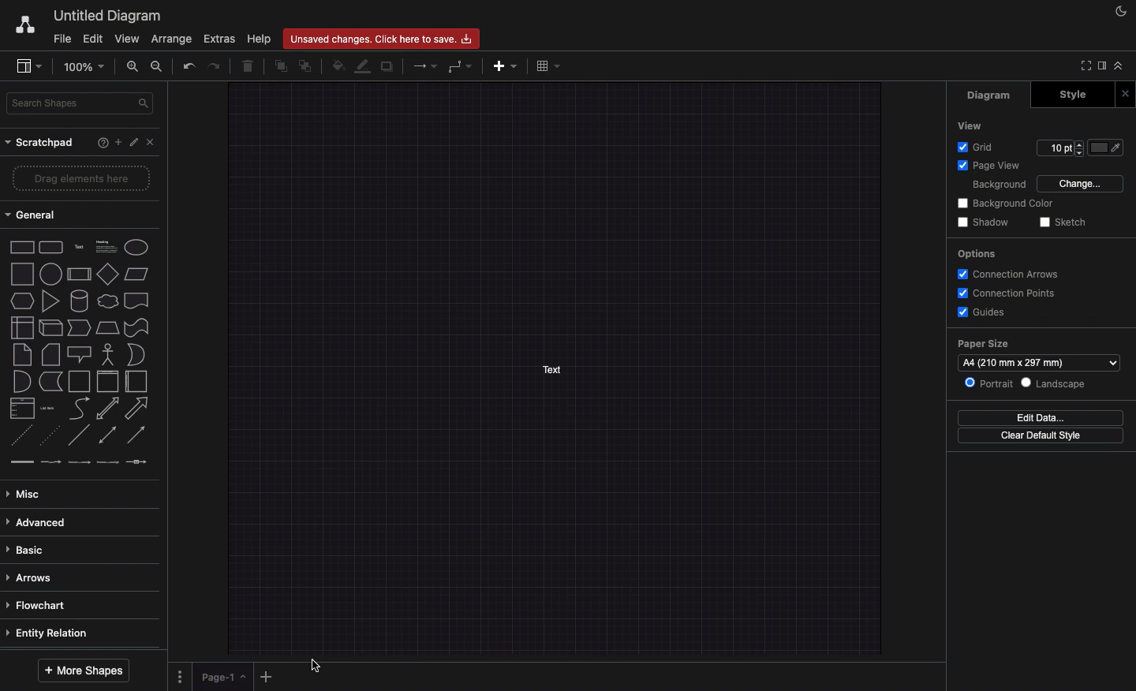 This screenshot has height=691, width=1136. What do you see at coordinates (29, 491) in the screenshot?
I see `Mis` at bounding box center [29, 491].